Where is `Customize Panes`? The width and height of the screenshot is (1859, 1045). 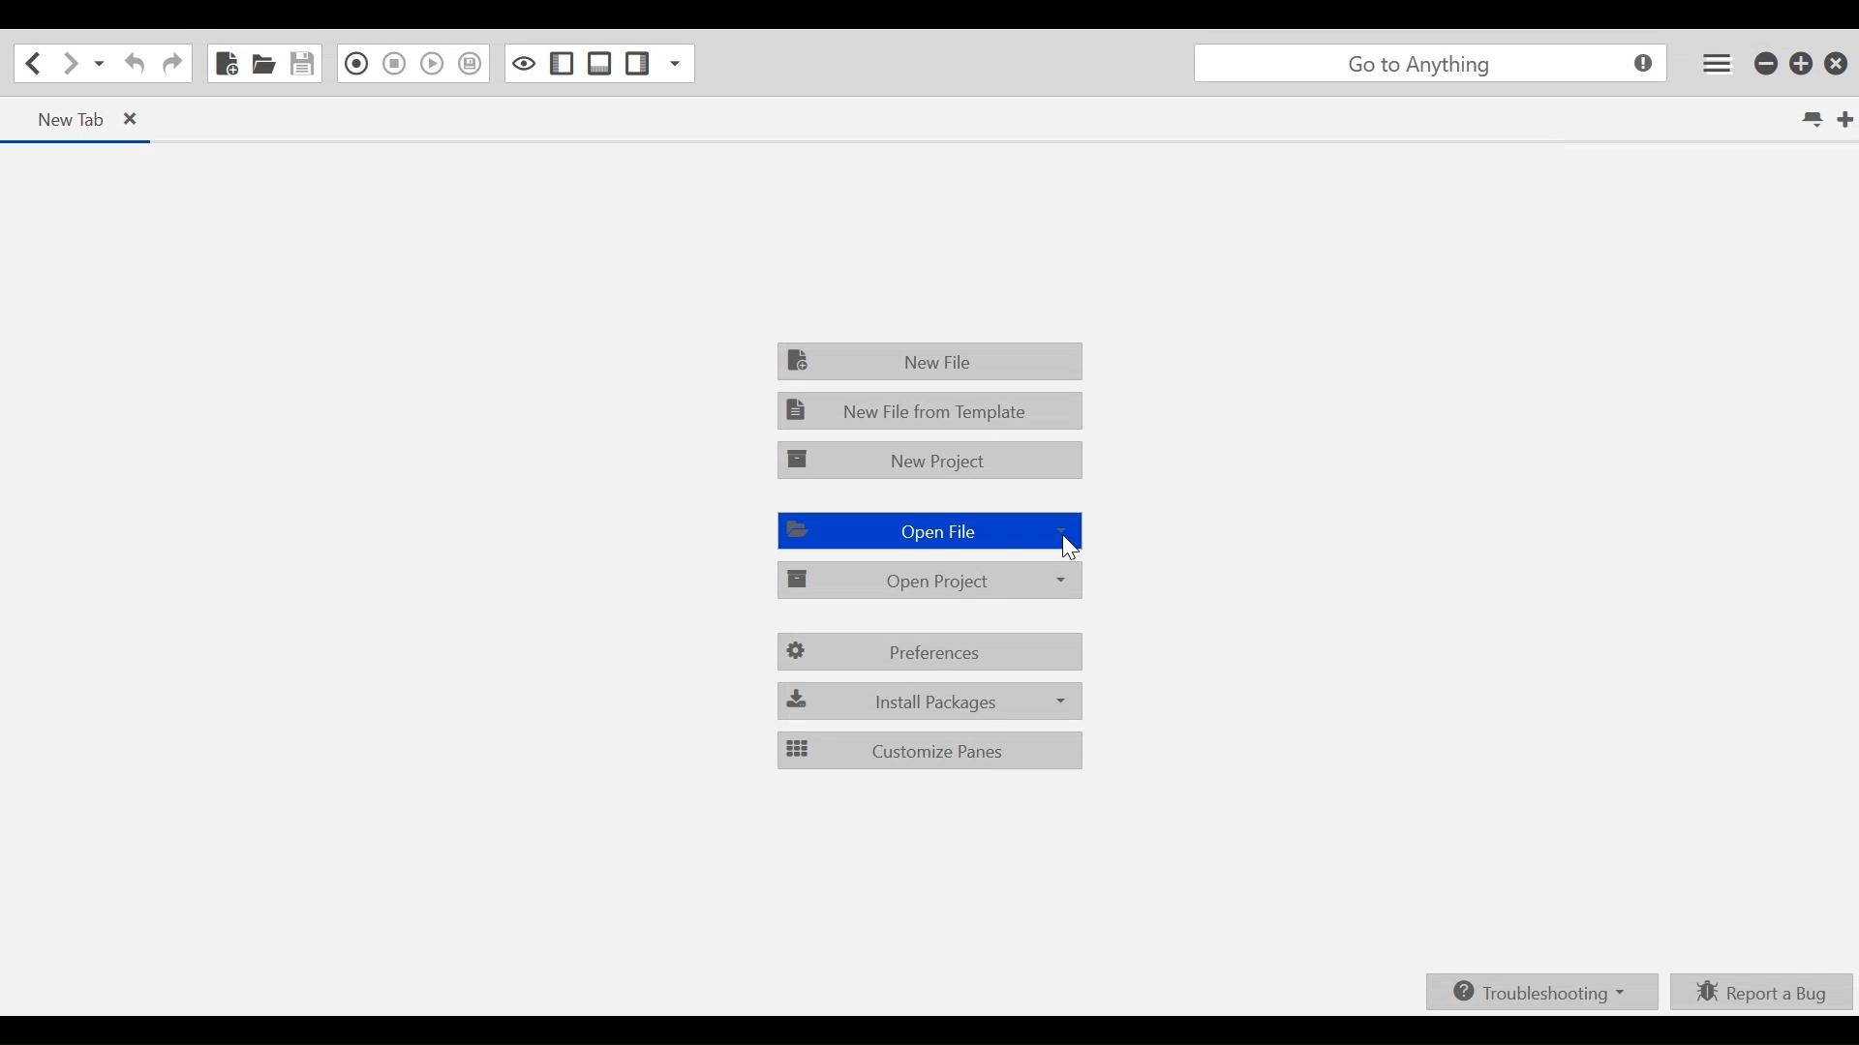
Customize Panes is located at coordinates (928, 751).